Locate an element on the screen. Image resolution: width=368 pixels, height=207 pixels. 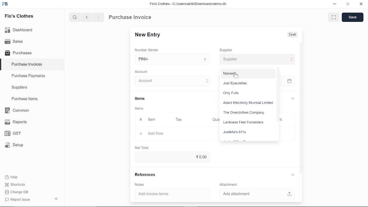
input Account is located at coordinates (171, 81).